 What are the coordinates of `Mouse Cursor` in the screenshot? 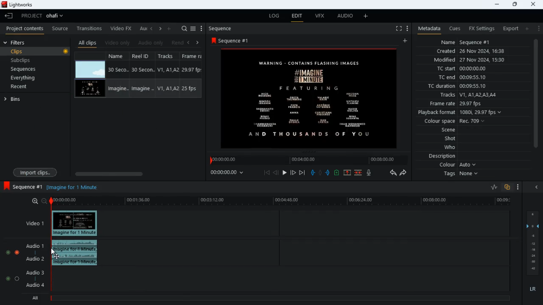 It's located at (58, 251).